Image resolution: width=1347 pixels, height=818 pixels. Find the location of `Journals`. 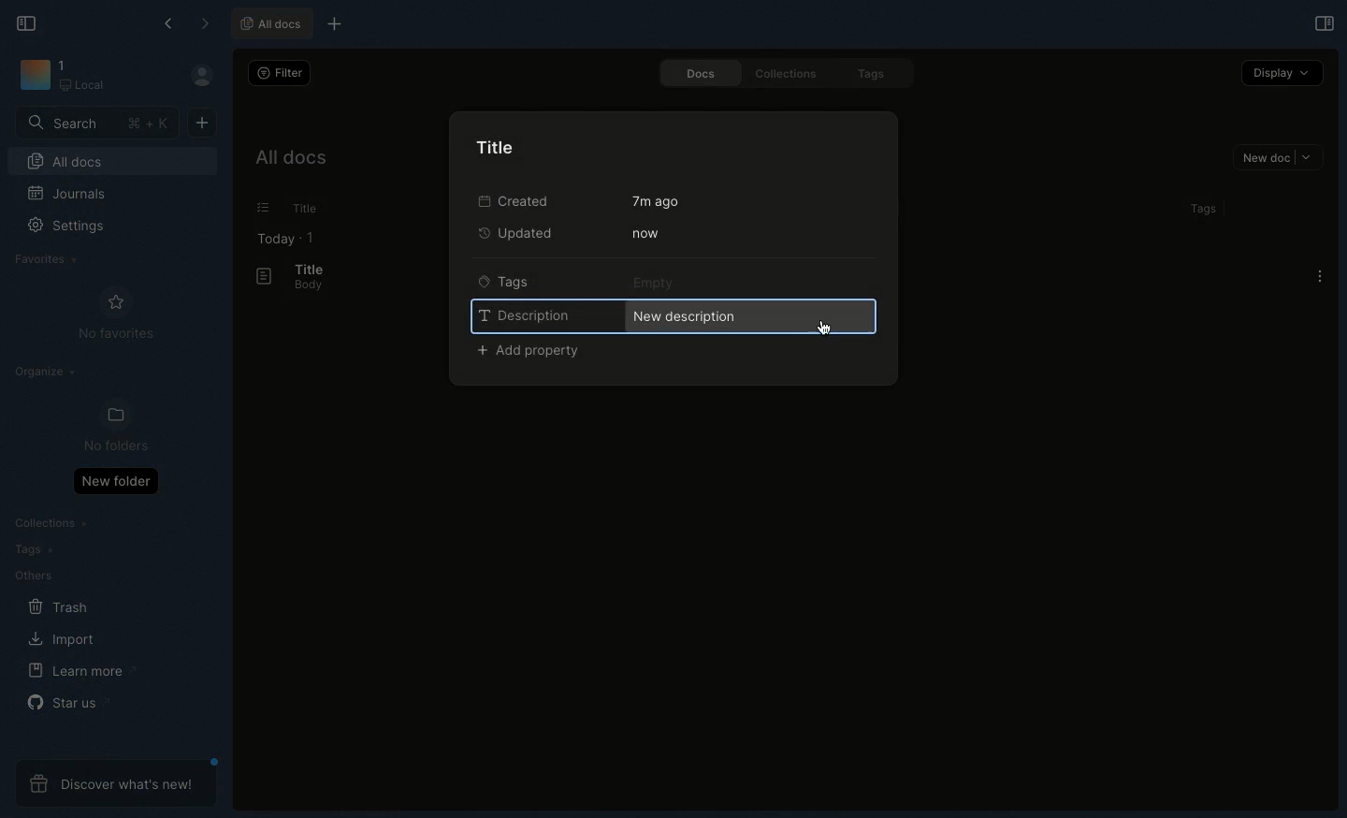

Journals is located at coordinates (68, 196).